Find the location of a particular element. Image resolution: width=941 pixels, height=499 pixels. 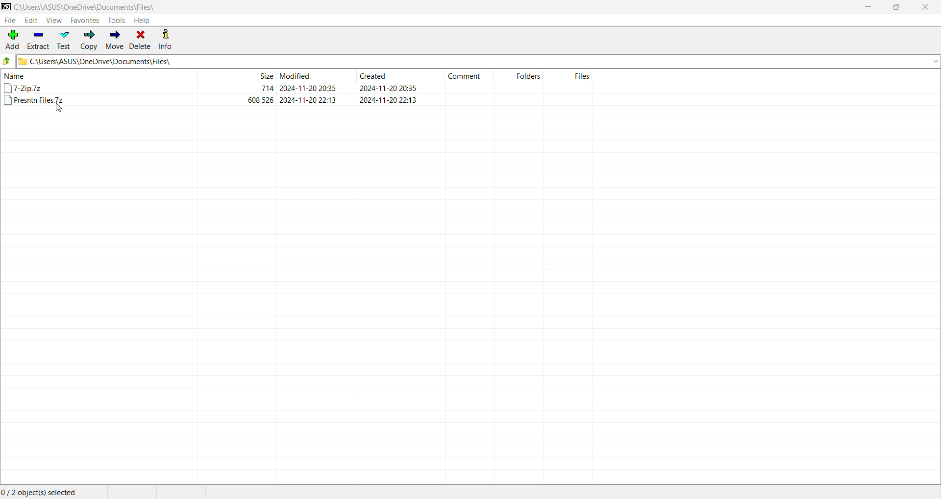

folders is located at coordinates (528, 75).